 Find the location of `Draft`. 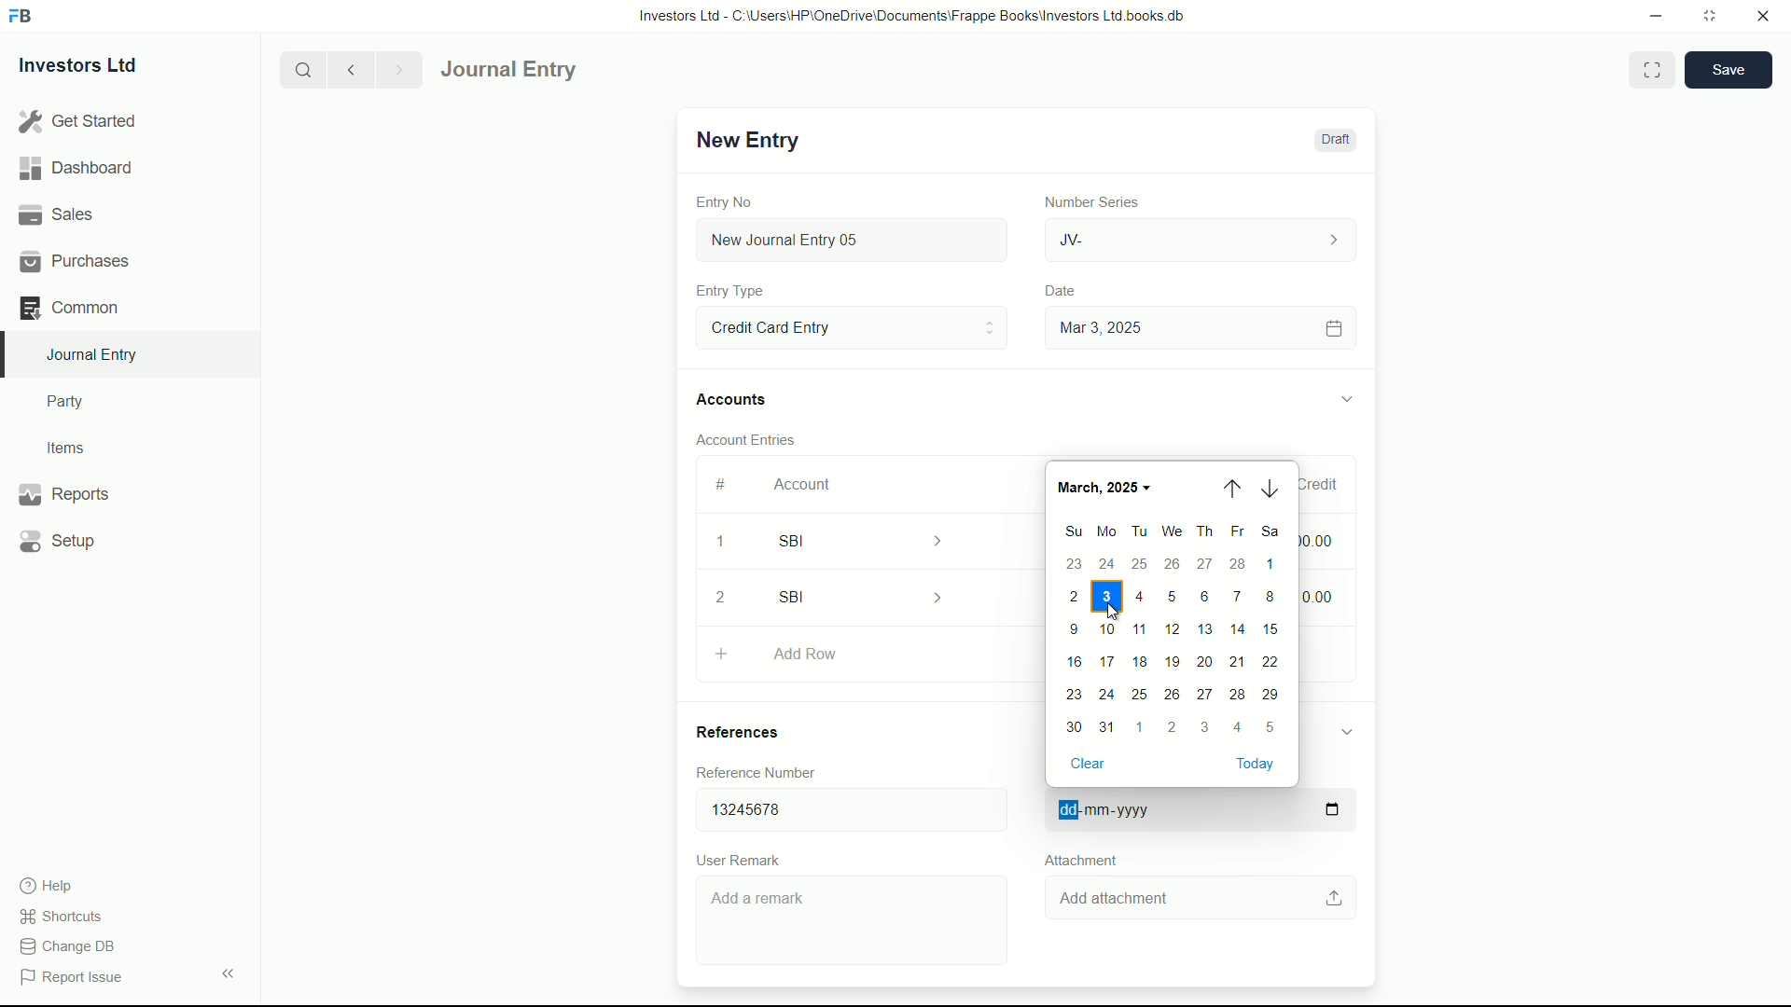

Draft is located at coordinates (1334, 140).